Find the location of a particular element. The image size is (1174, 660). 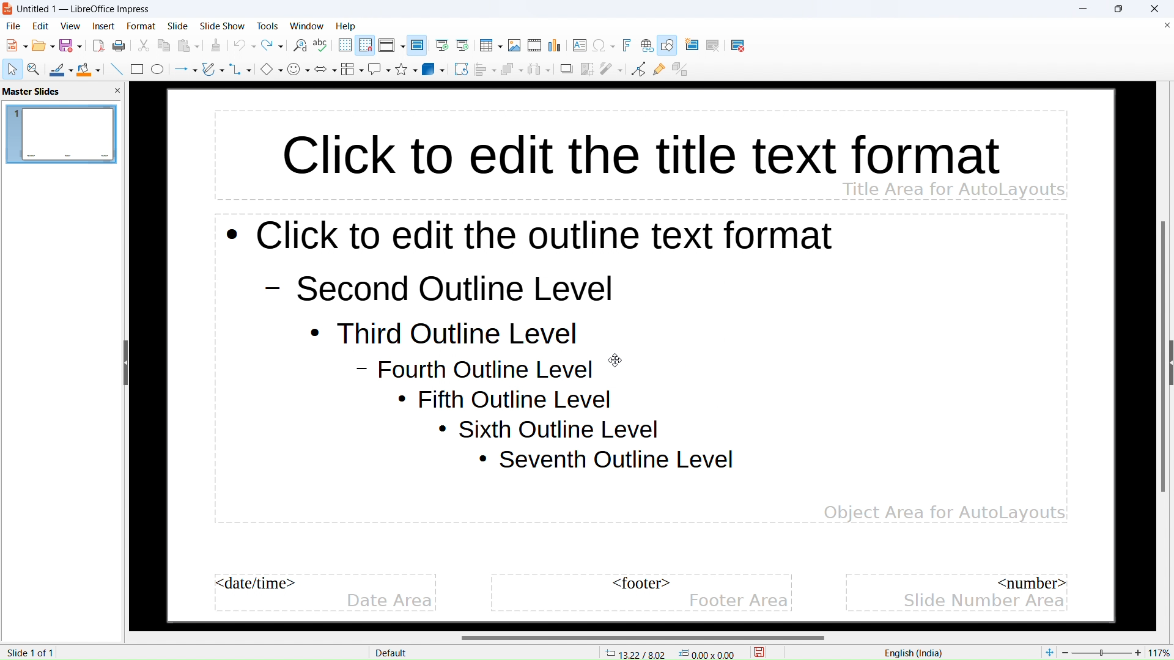

basic shapes is located at coordinates (271, 68).